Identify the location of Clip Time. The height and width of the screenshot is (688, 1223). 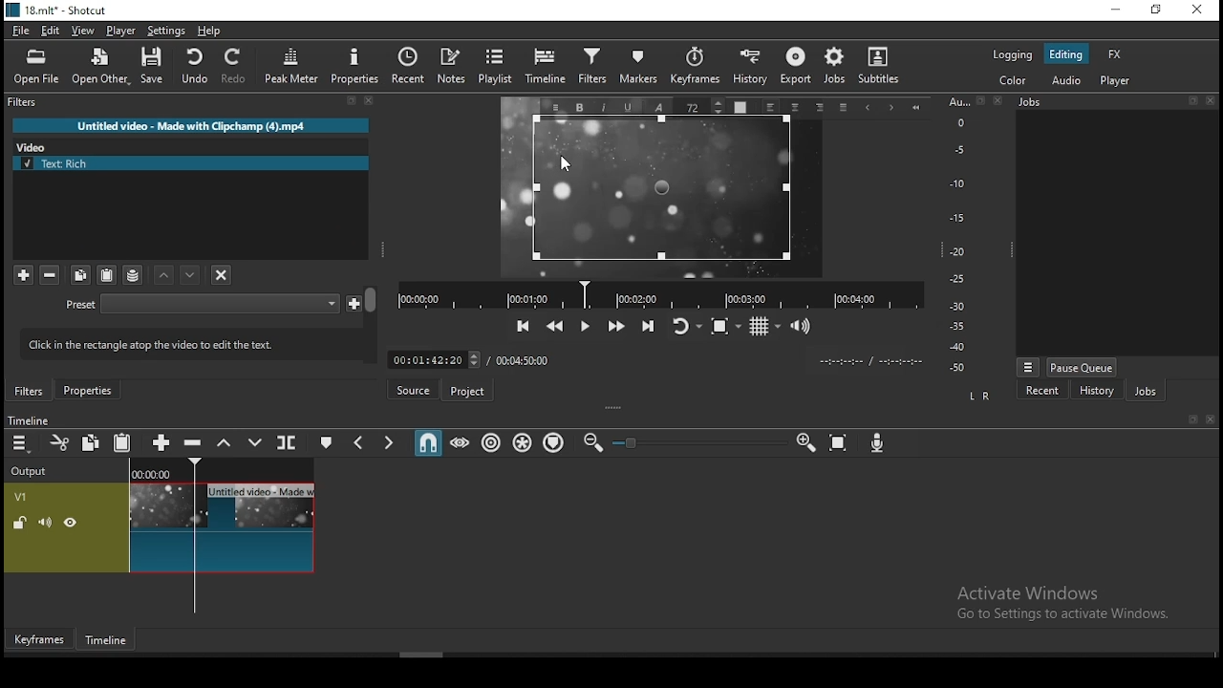
(869, 362).